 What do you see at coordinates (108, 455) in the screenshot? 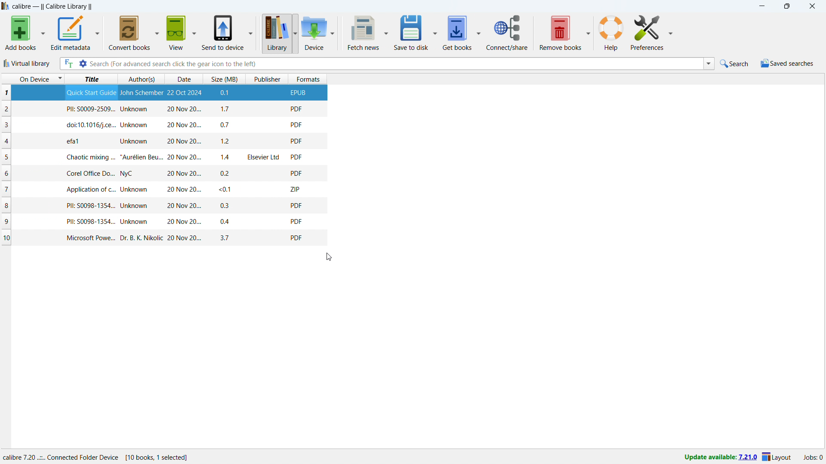
I see `details of the software program` at bounding box center [108, 455].